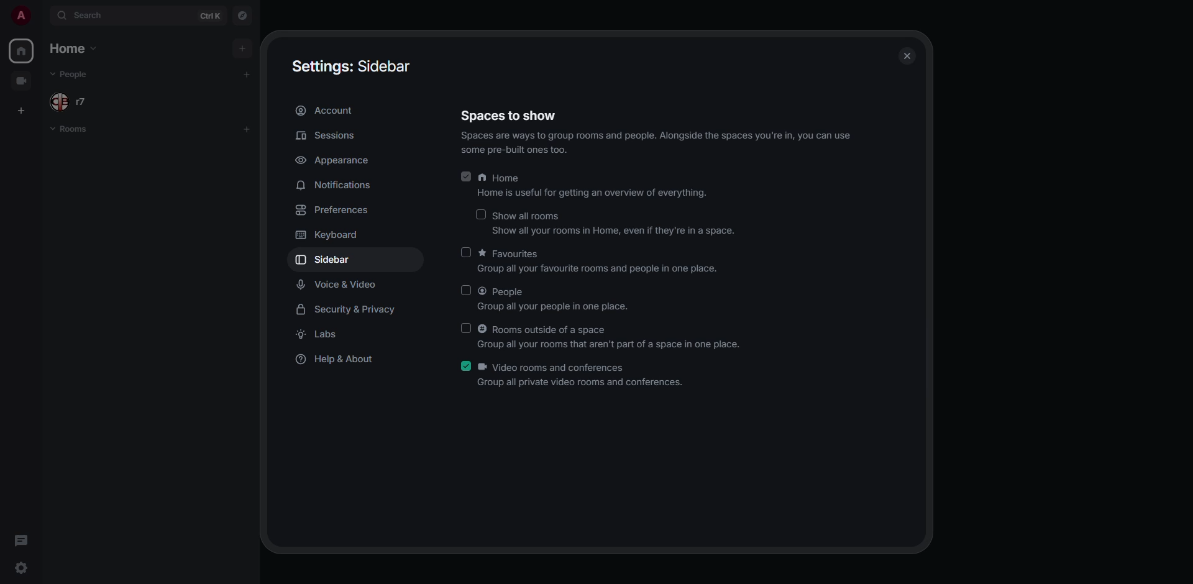 The width and height of the screenshot is (1193, 584). I want to click on appearance, so click(334, 162).